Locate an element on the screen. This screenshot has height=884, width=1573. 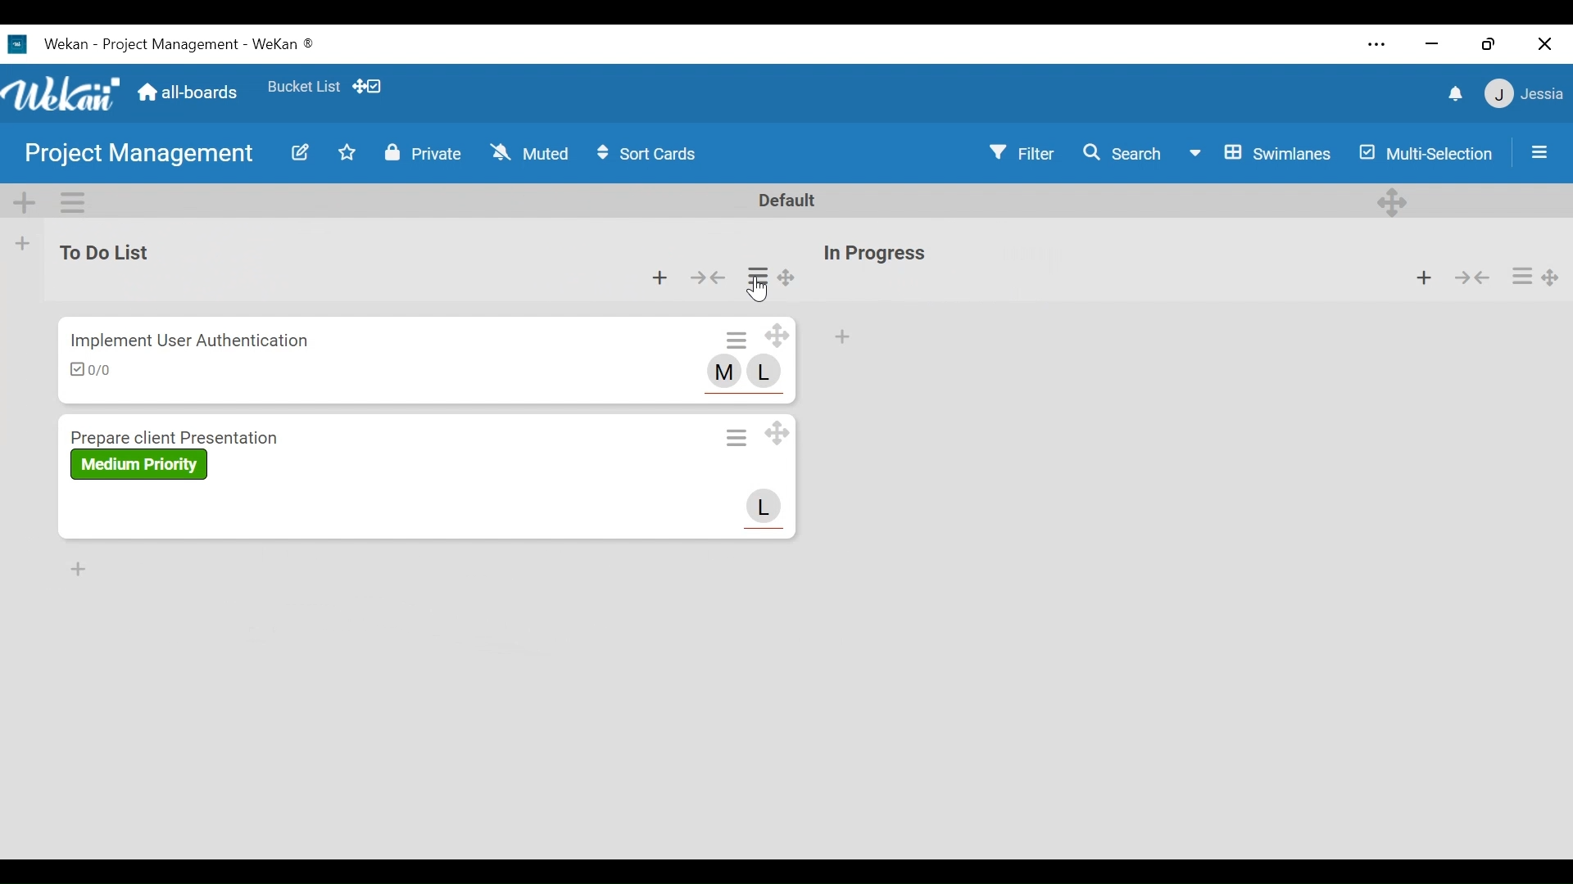
Add card to the top of list is located at coordinates (1424, 277).